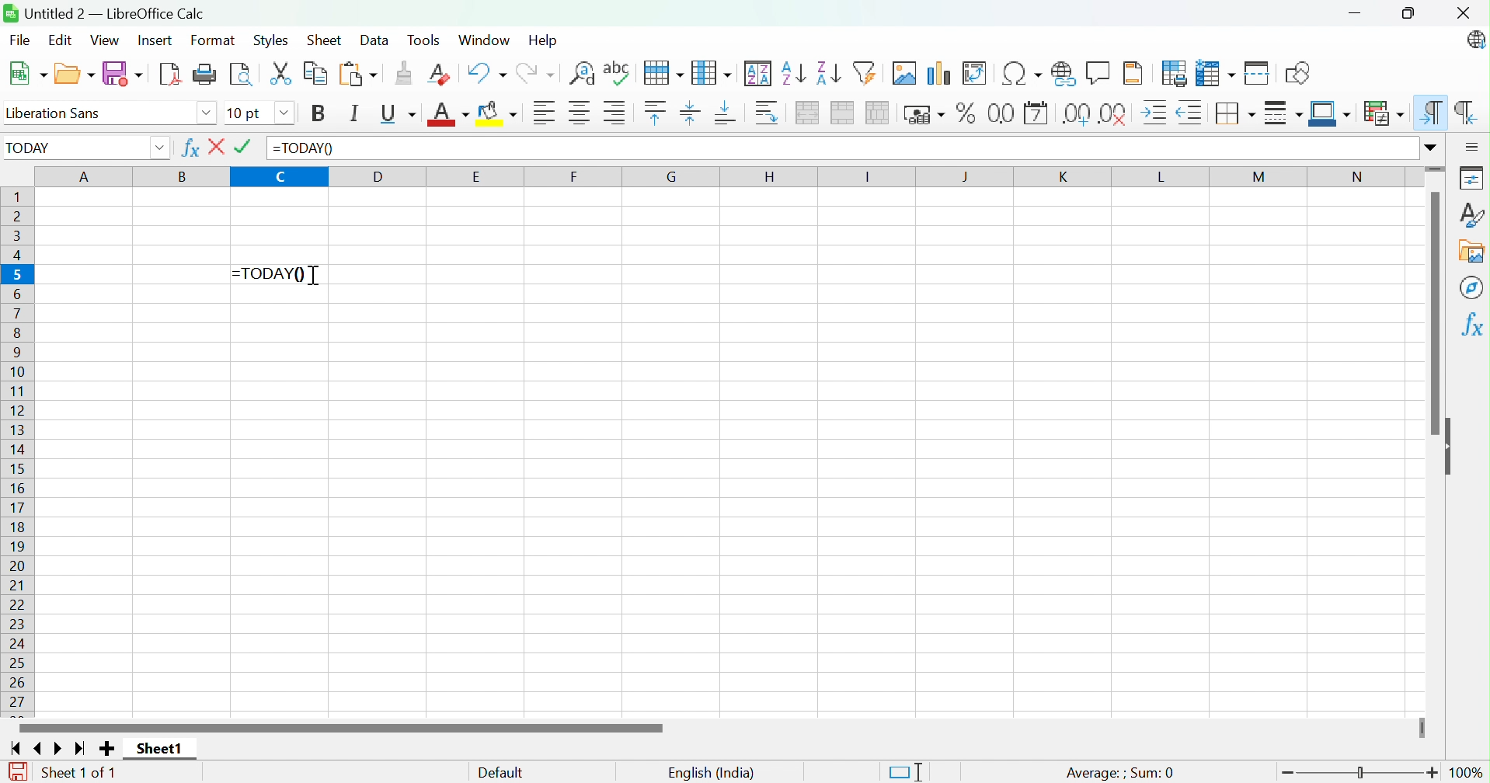 Image resolution: width=1490 pixels, height=783 pixels. What do you see at coordinates (665, 74) in the screenshot?
I see `Spelling` at bounding box center [665, 74].